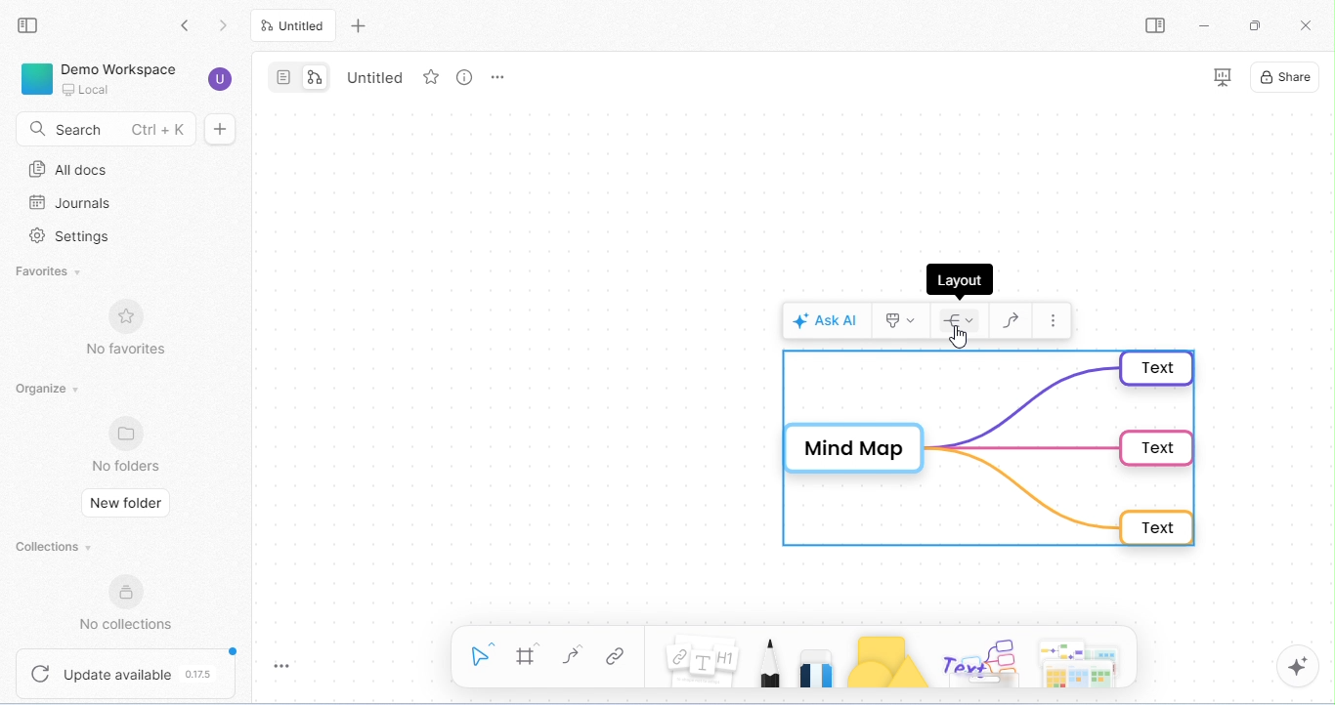 Image resolution: width=1335 pixels, height=705 pixels. What do you see at coordinates (614, 658) in the screenshot?
I see `link` at bounding box center [614, 658].